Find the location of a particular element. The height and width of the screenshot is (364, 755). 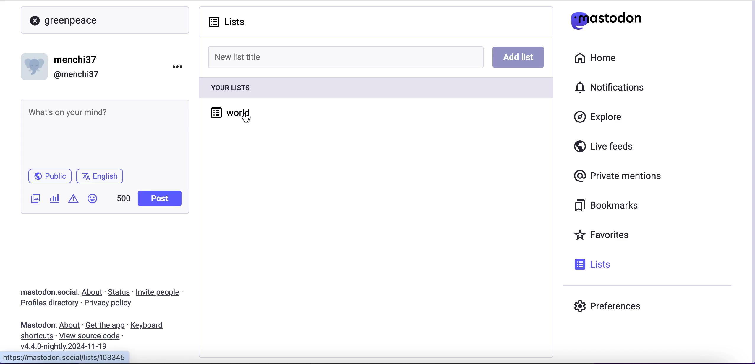

preferences is located at coordinates (608, 306).